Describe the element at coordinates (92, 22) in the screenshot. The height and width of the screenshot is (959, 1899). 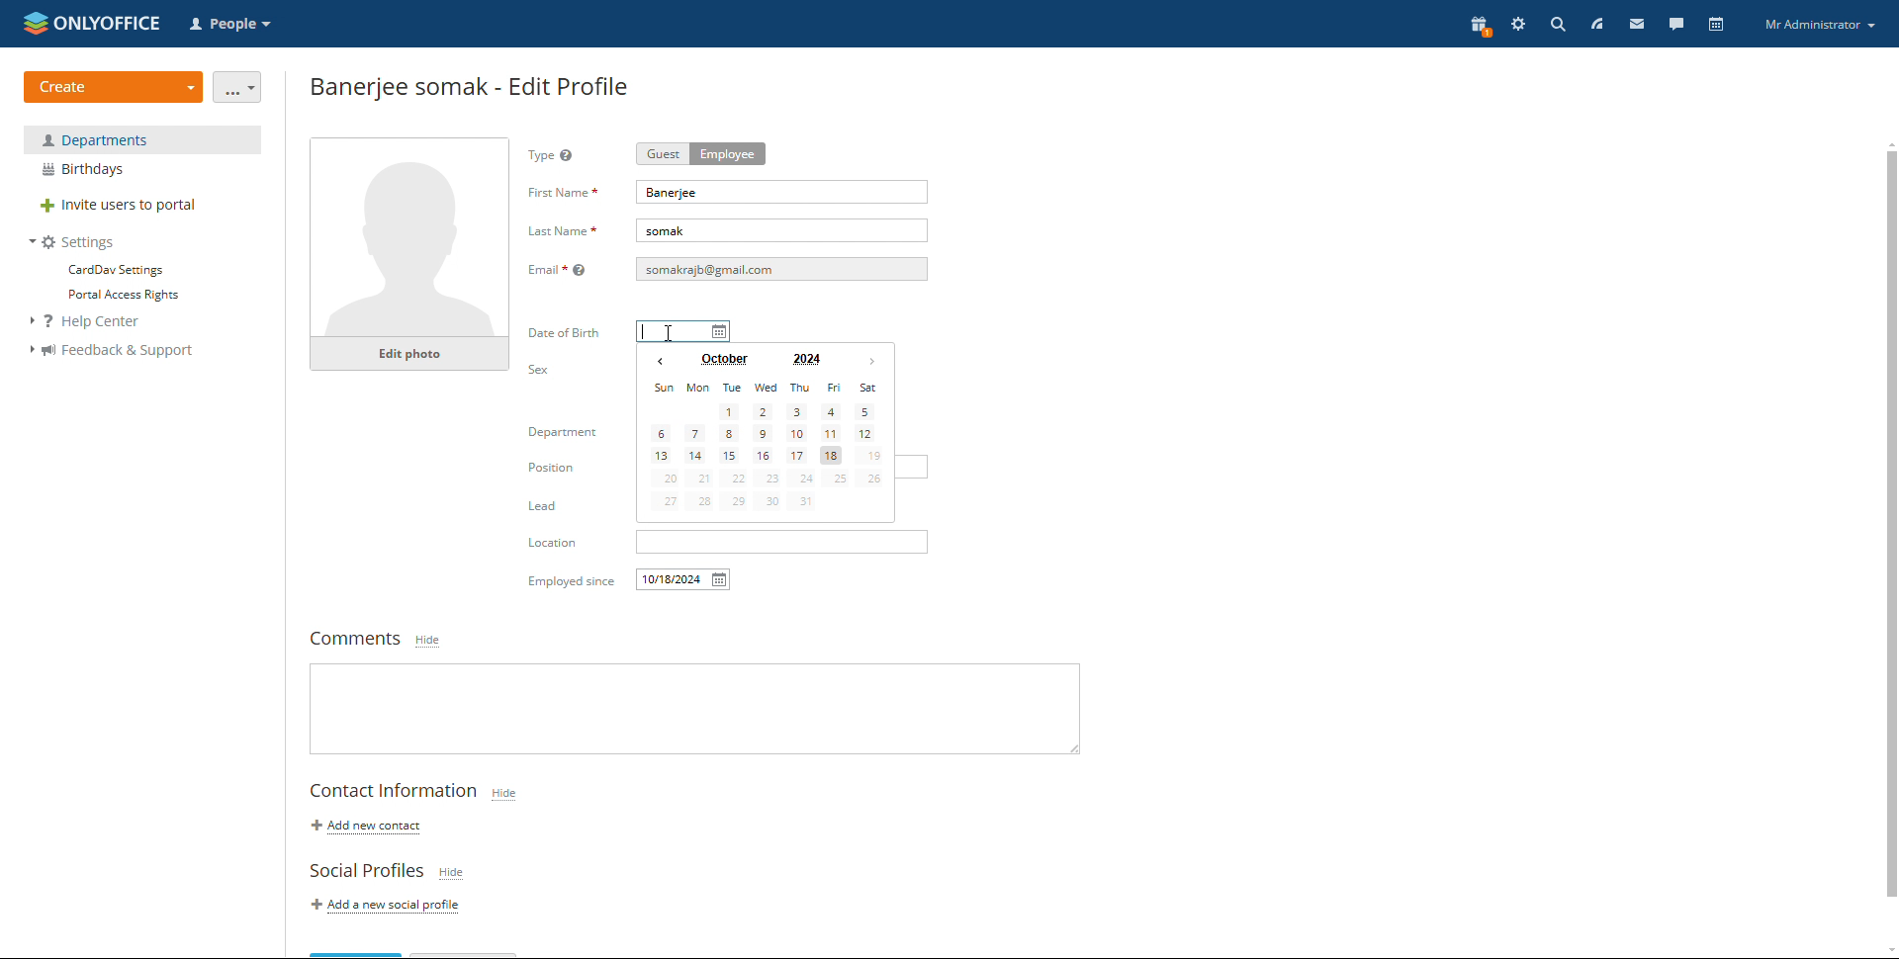
I see `logo` at that location.